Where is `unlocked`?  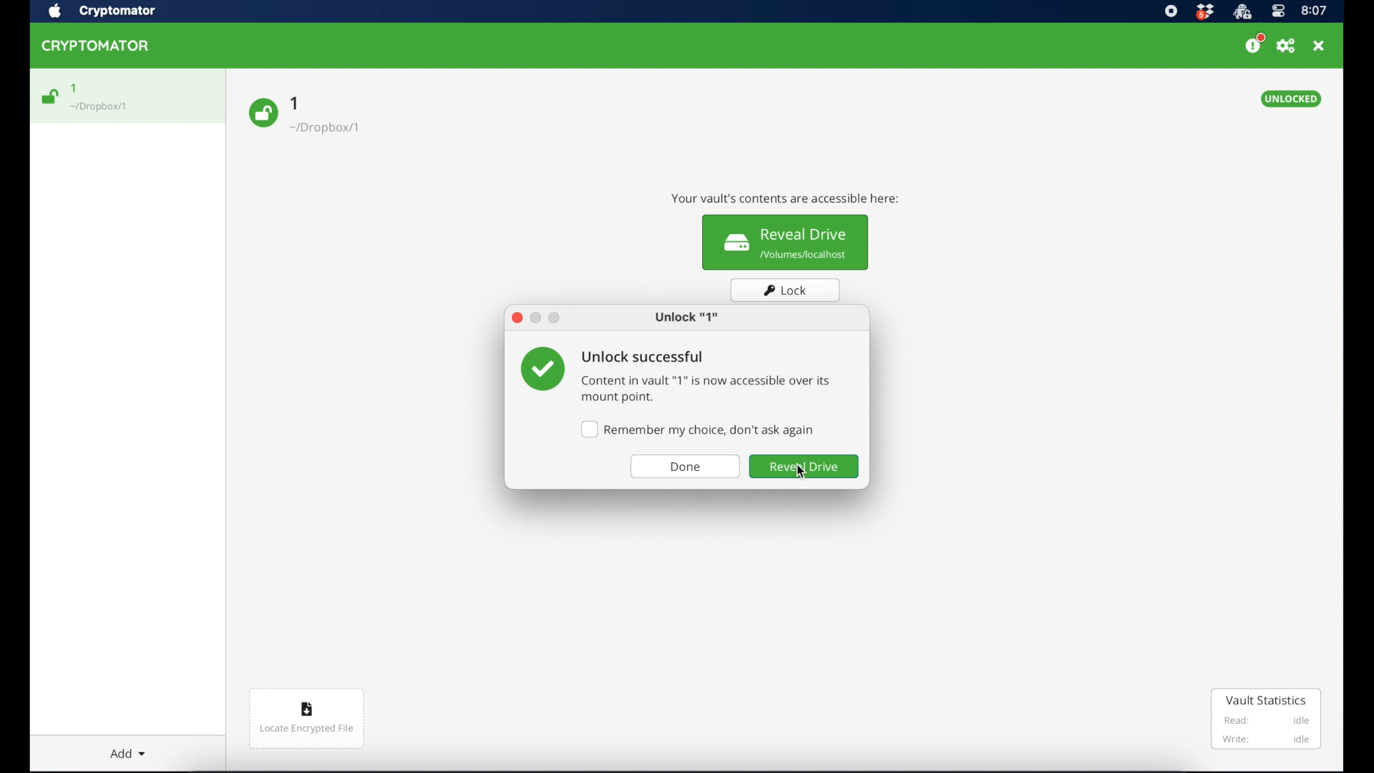 unlocked is located at coordinates (1292, 99).